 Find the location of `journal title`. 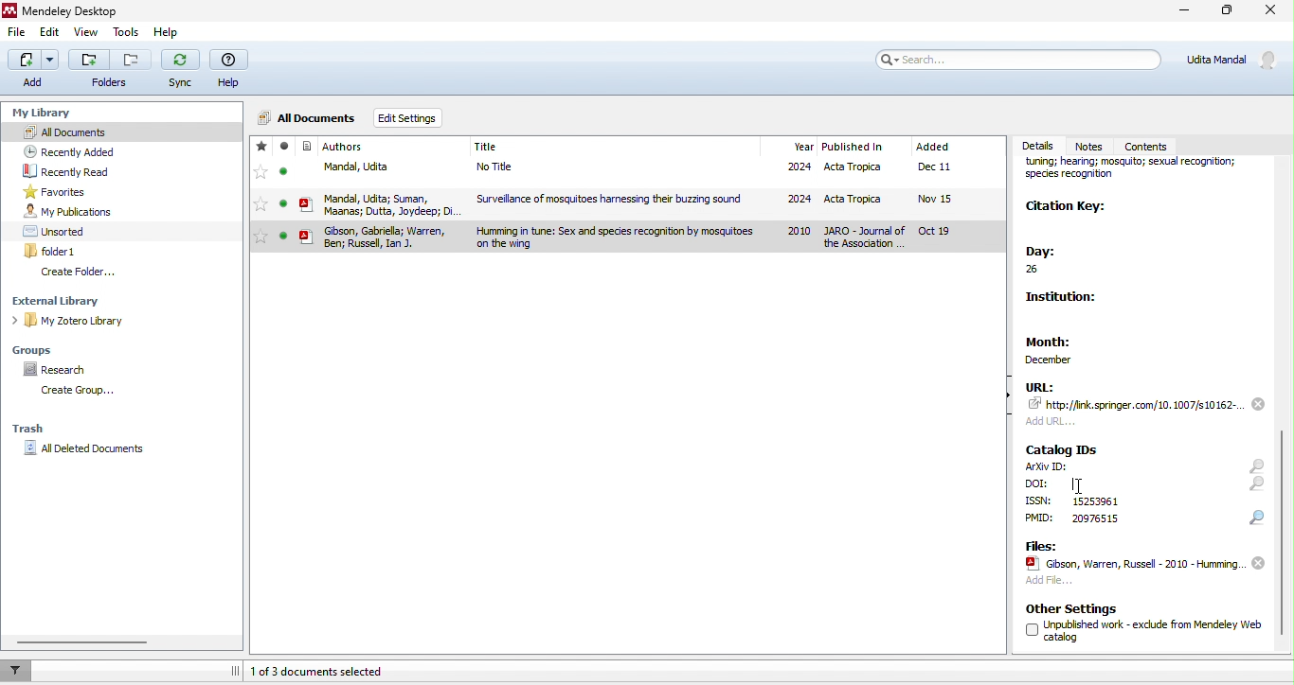

journal title is located at coordinates (487, 148).